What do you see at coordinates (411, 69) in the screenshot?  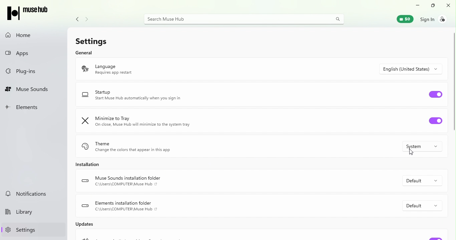 I see `Drop down menu` at bounding box center [411, 69].